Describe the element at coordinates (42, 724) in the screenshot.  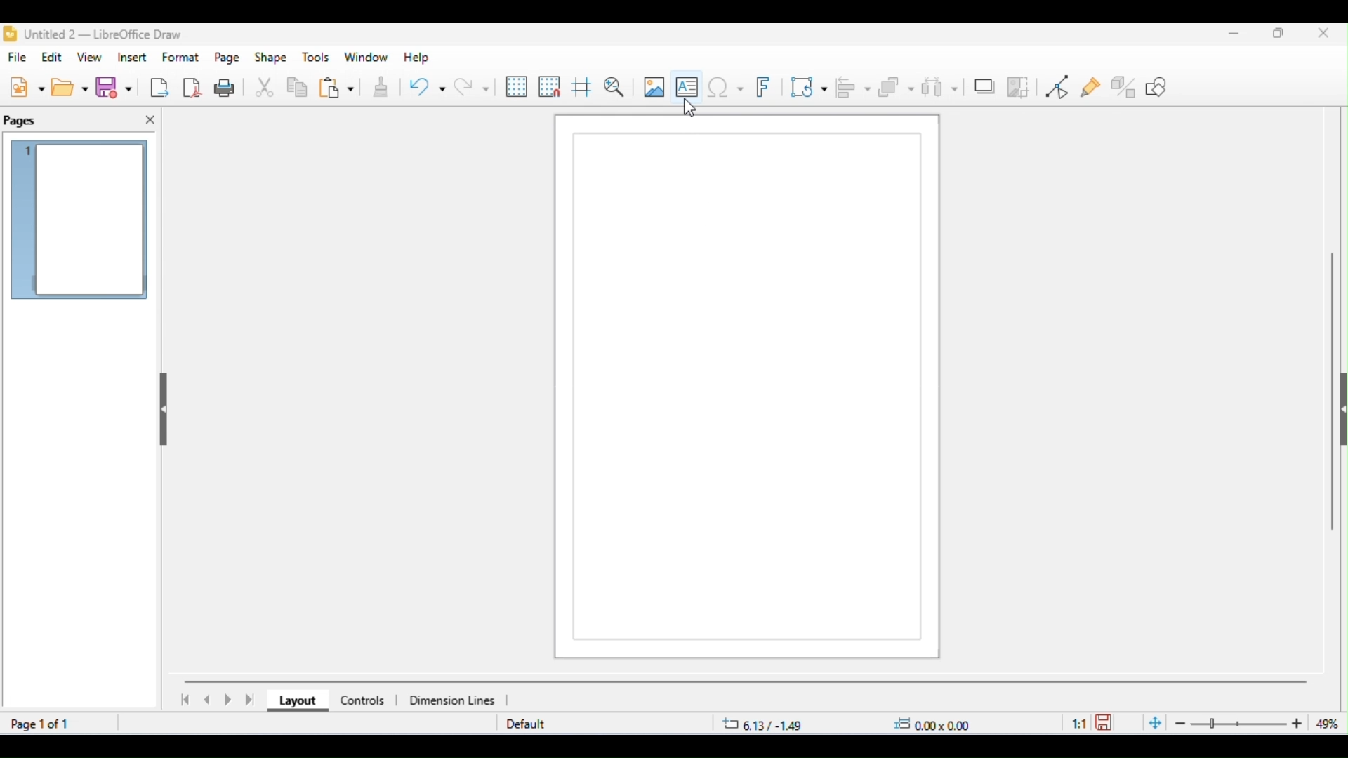
I see `page 1 of 1` at that location.